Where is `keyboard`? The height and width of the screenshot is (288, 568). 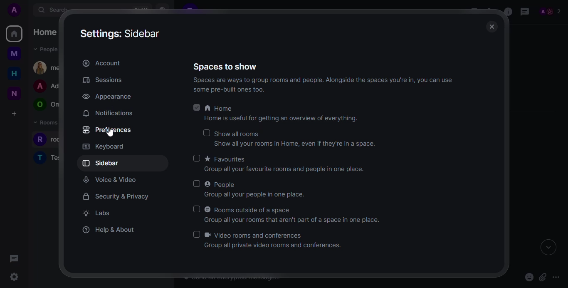 keyboard is located at coordinates (103, 146).